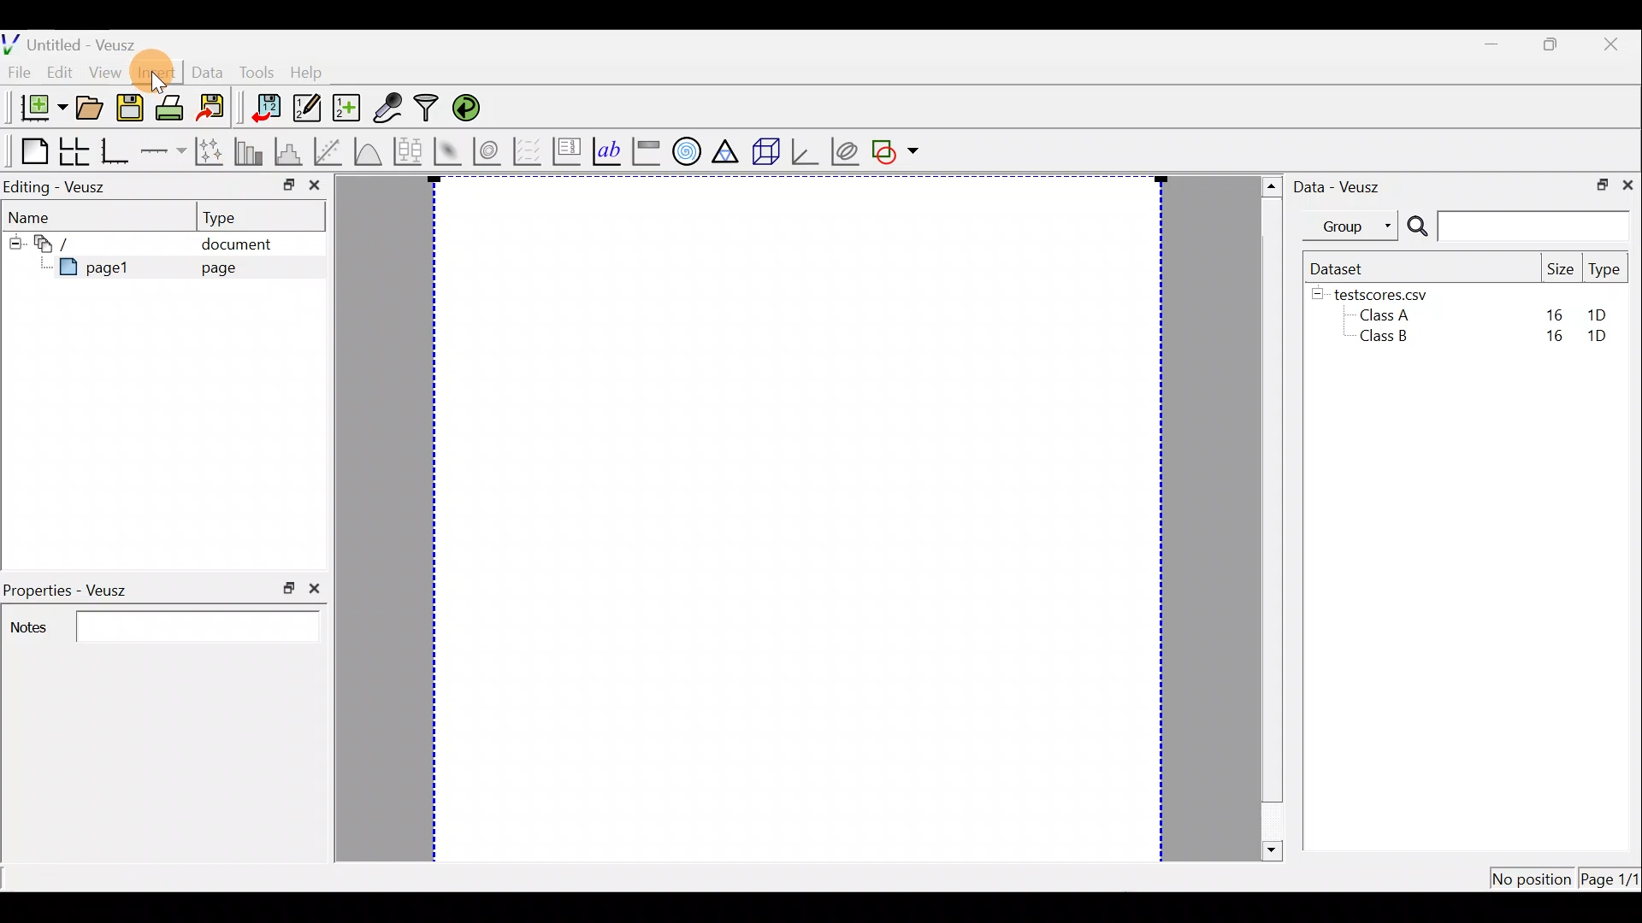 This screenshot has height=923, width=1642. What do you see at coordinates (262, 216) in the screenshot?
I see `Type` at bounding box center [262, 216].